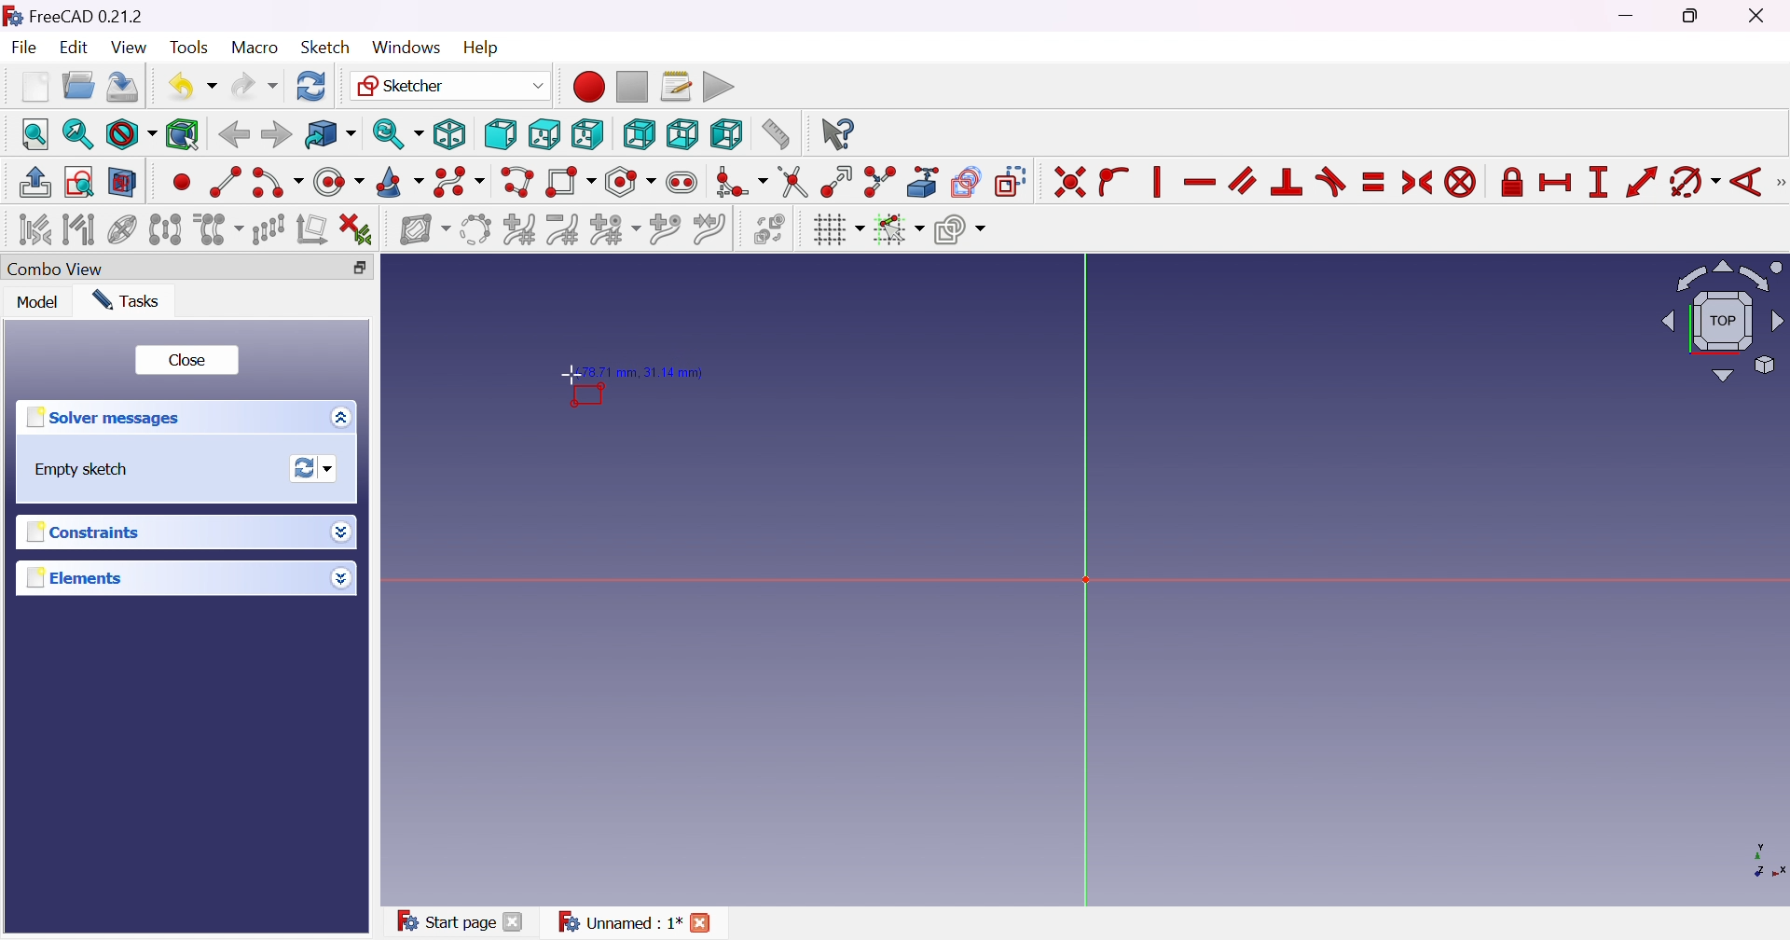  Describe the element at coordinates (325, 47) in the screenshot. I see `Sketch` at that location.